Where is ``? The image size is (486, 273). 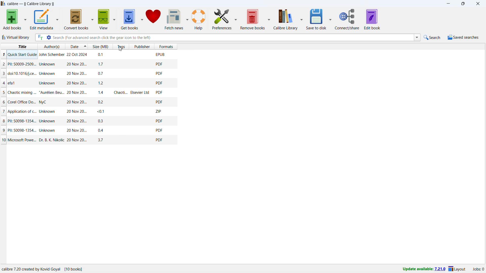
 is located at coordinates (44, 267).